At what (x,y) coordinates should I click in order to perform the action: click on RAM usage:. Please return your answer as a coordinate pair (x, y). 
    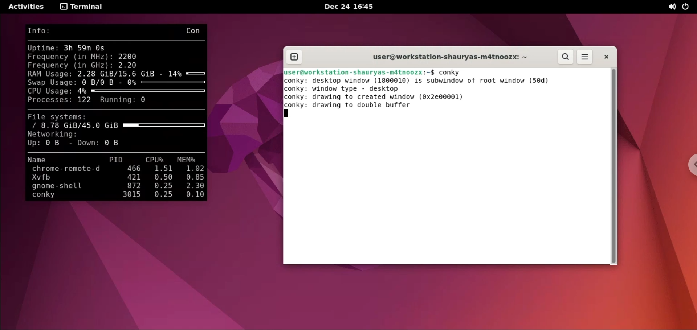
    Looking at the image, I should click on (50, 74).